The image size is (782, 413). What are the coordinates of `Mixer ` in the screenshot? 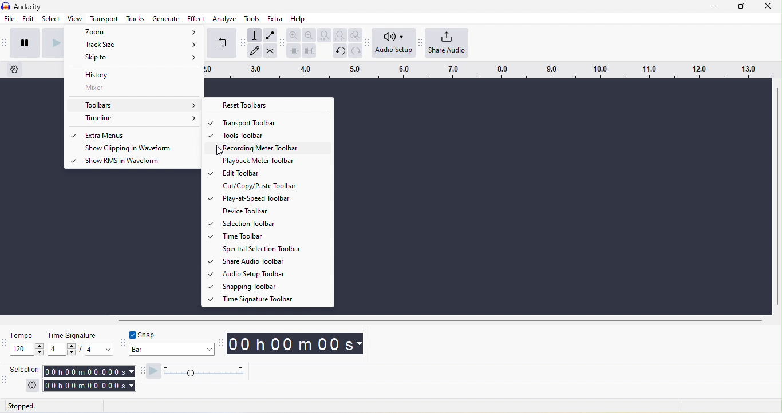 It's located at (134, 88).